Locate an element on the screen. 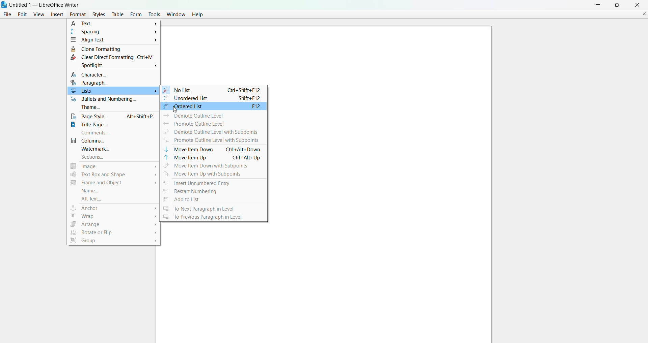  alt text is located at coordinates (98, 199).